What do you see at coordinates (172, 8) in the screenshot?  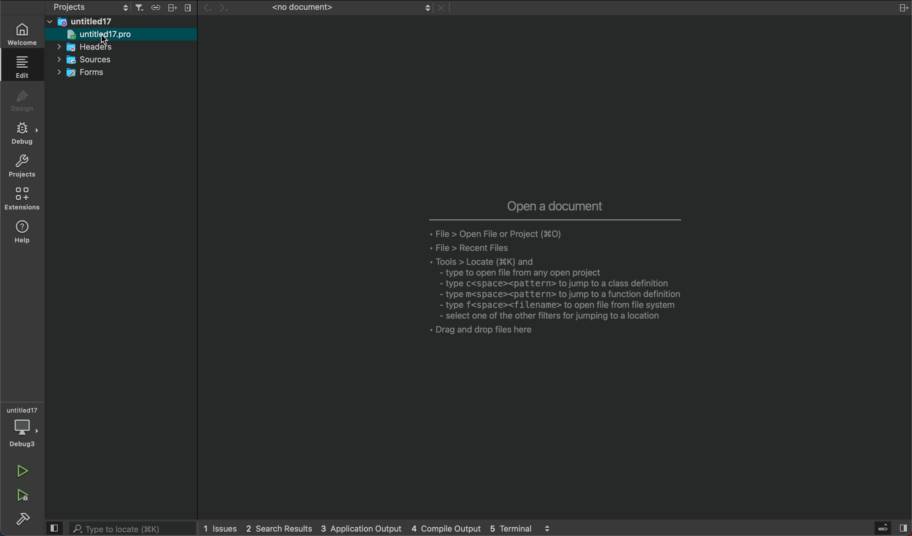 I see `` at bounding box center [172, 8].